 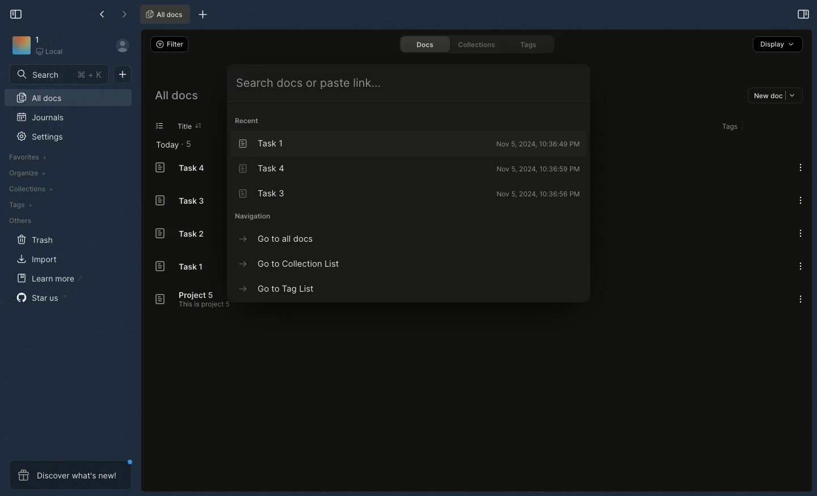 I want to click on Collections, so click(x=30, y=189).